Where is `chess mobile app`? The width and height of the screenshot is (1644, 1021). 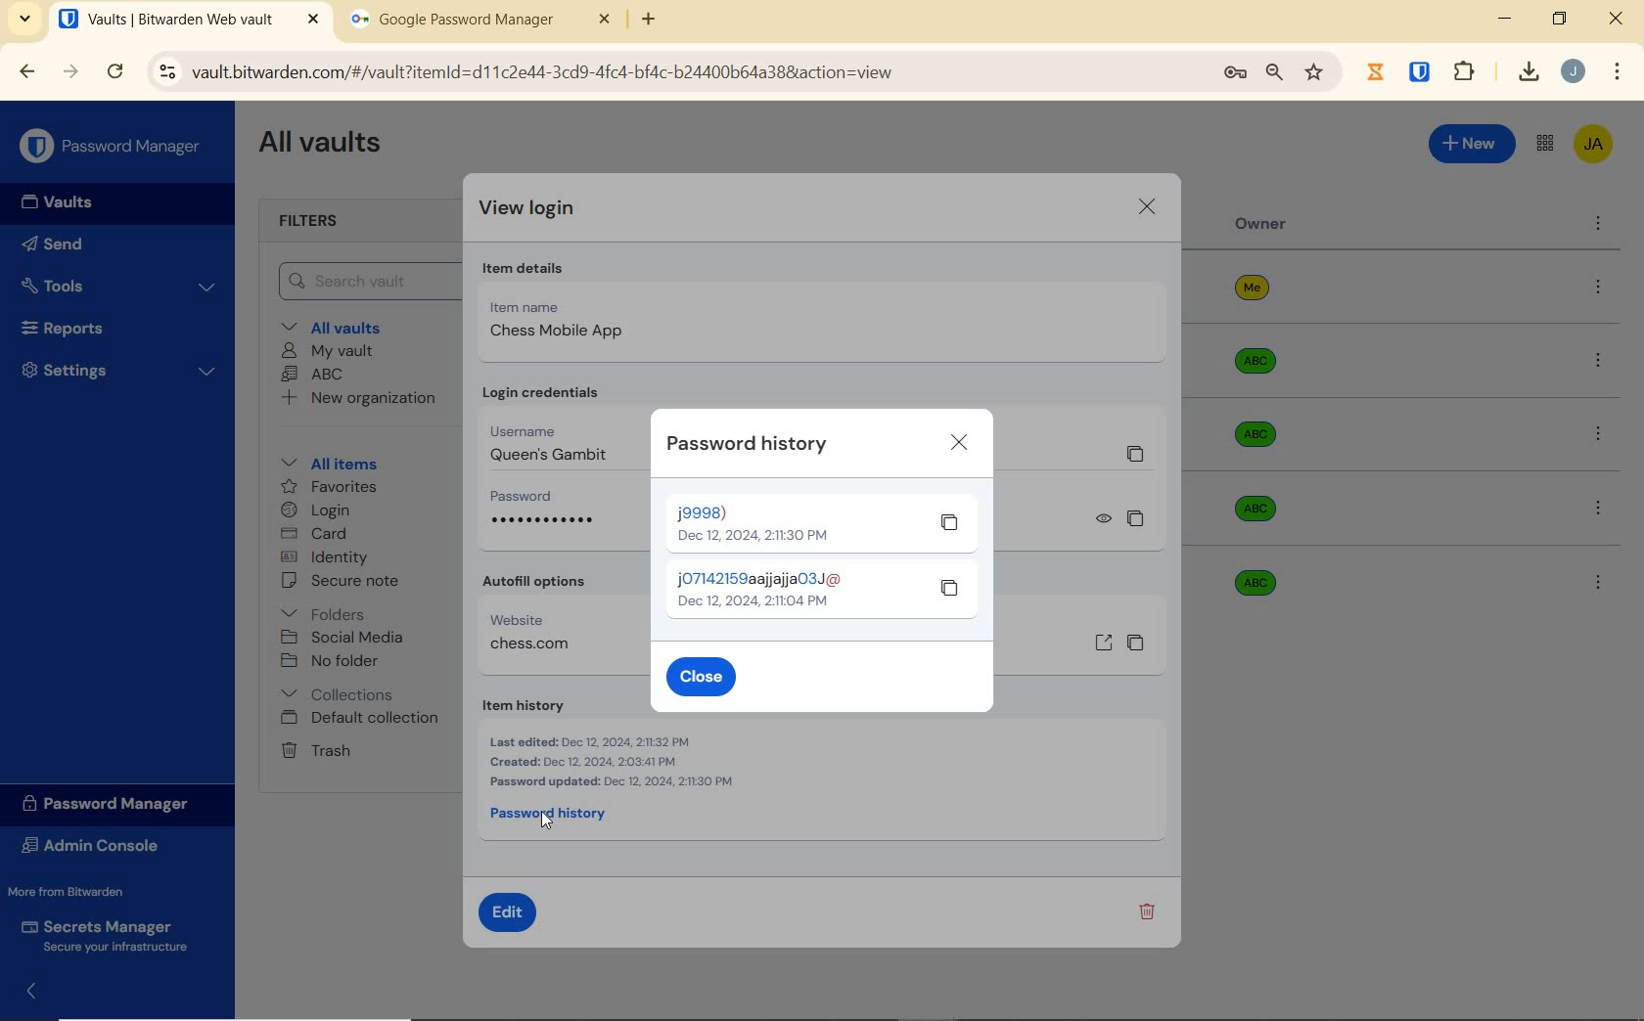
chess mobile app is located at coordinates (559, 333).